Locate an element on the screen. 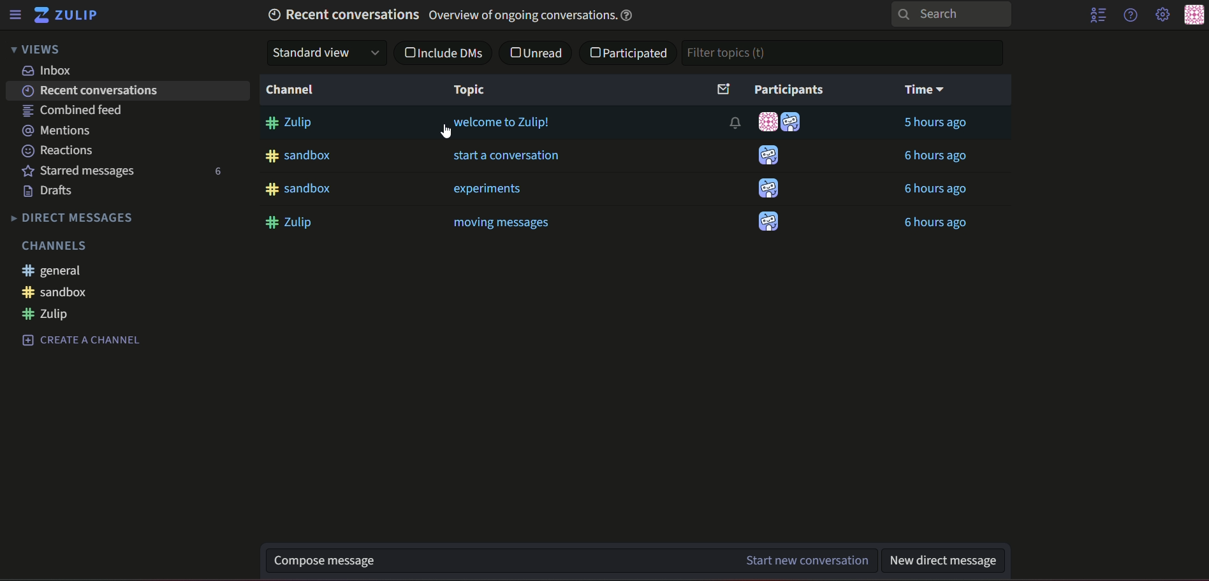  Reactions is located at coordinates (58, 149).